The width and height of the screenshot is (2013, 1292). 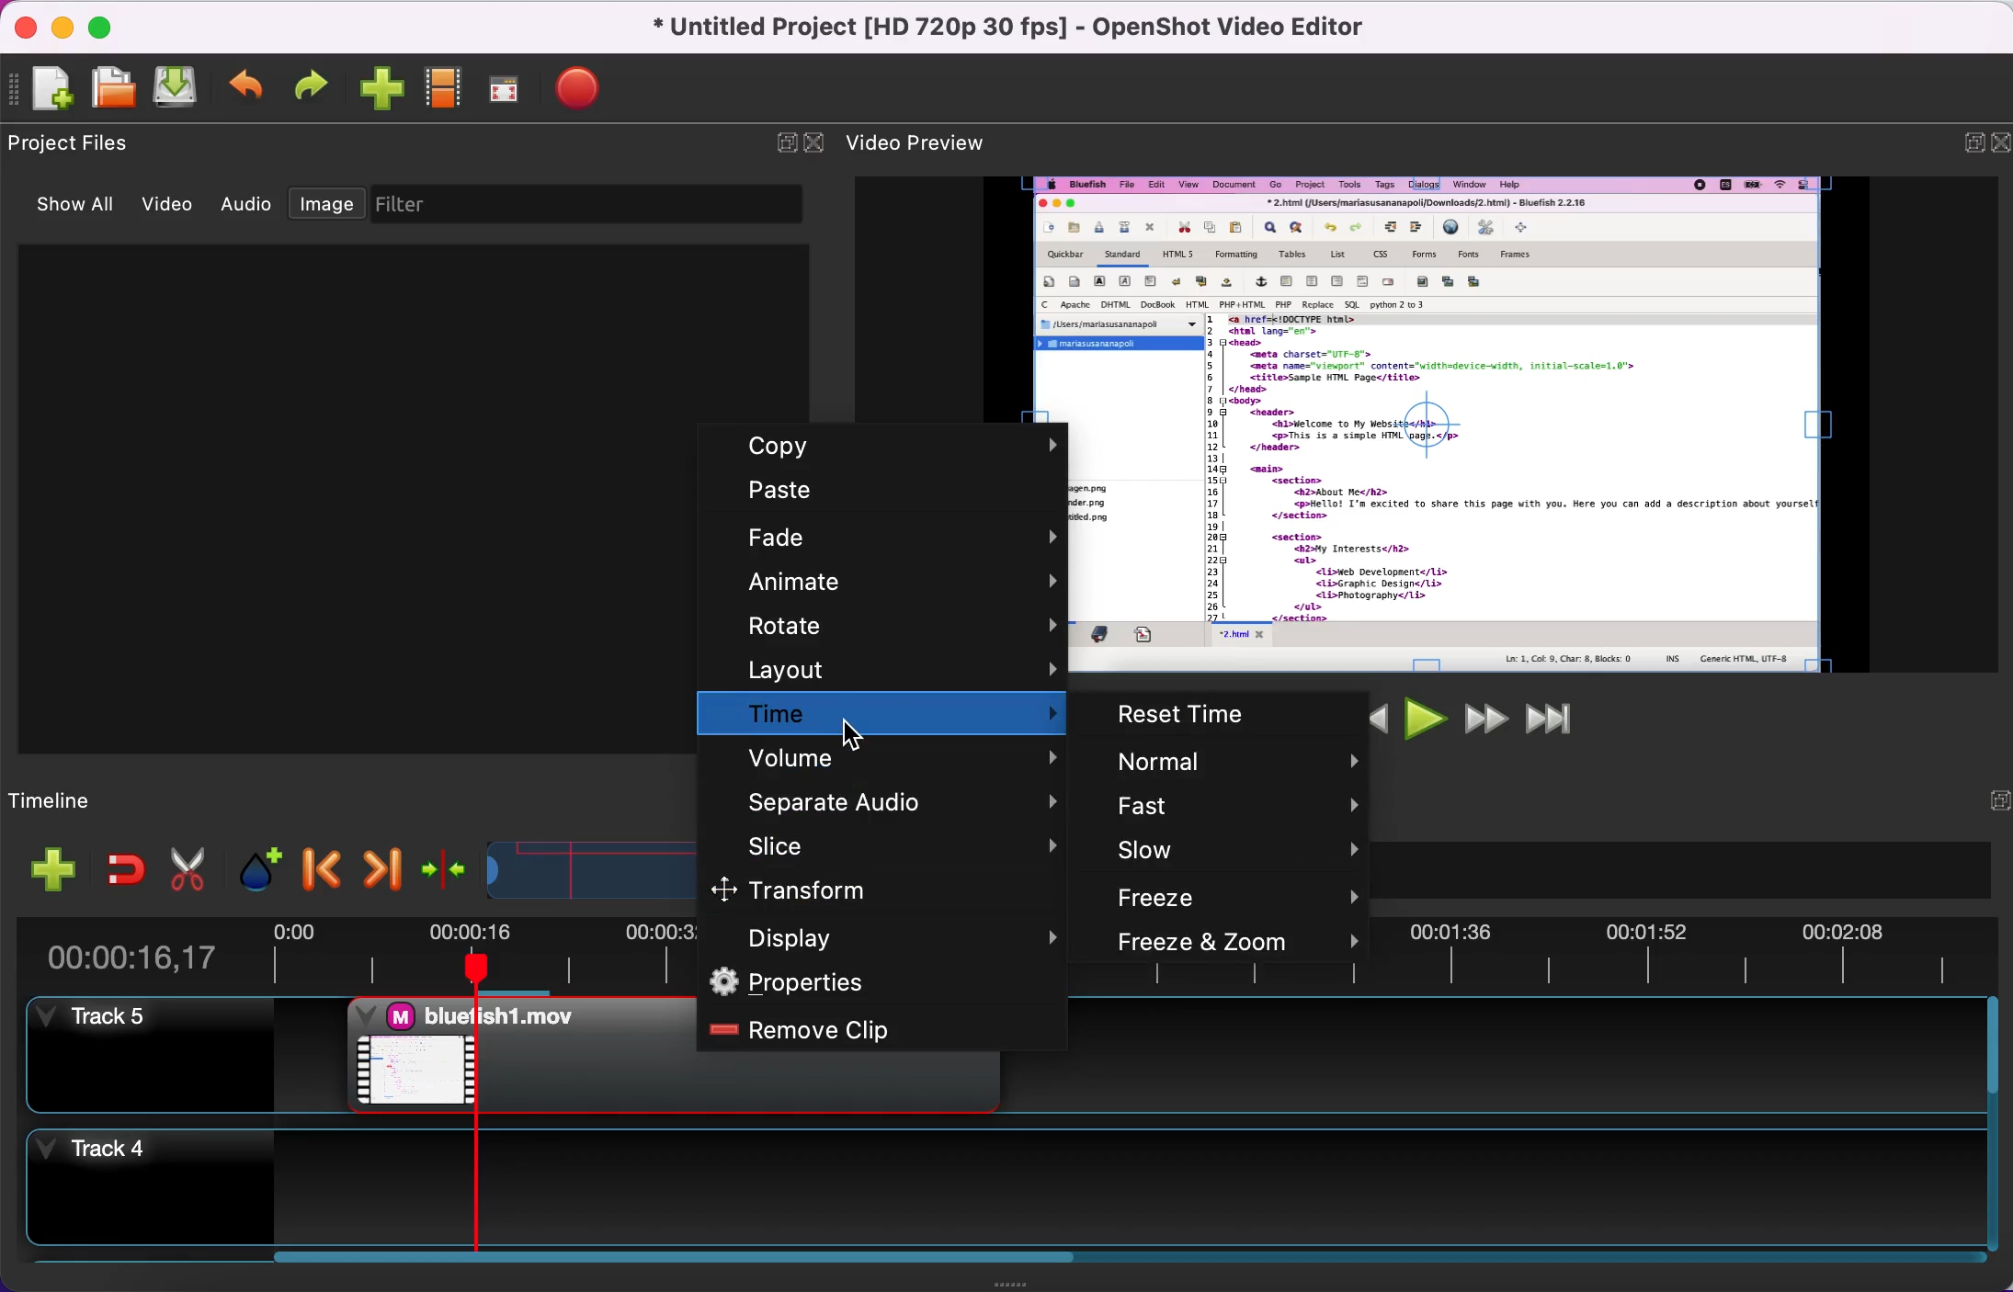 What do you see at coordinates (893, 448) in the screenshot?
I see `copy` at bounding box center [893, 448].